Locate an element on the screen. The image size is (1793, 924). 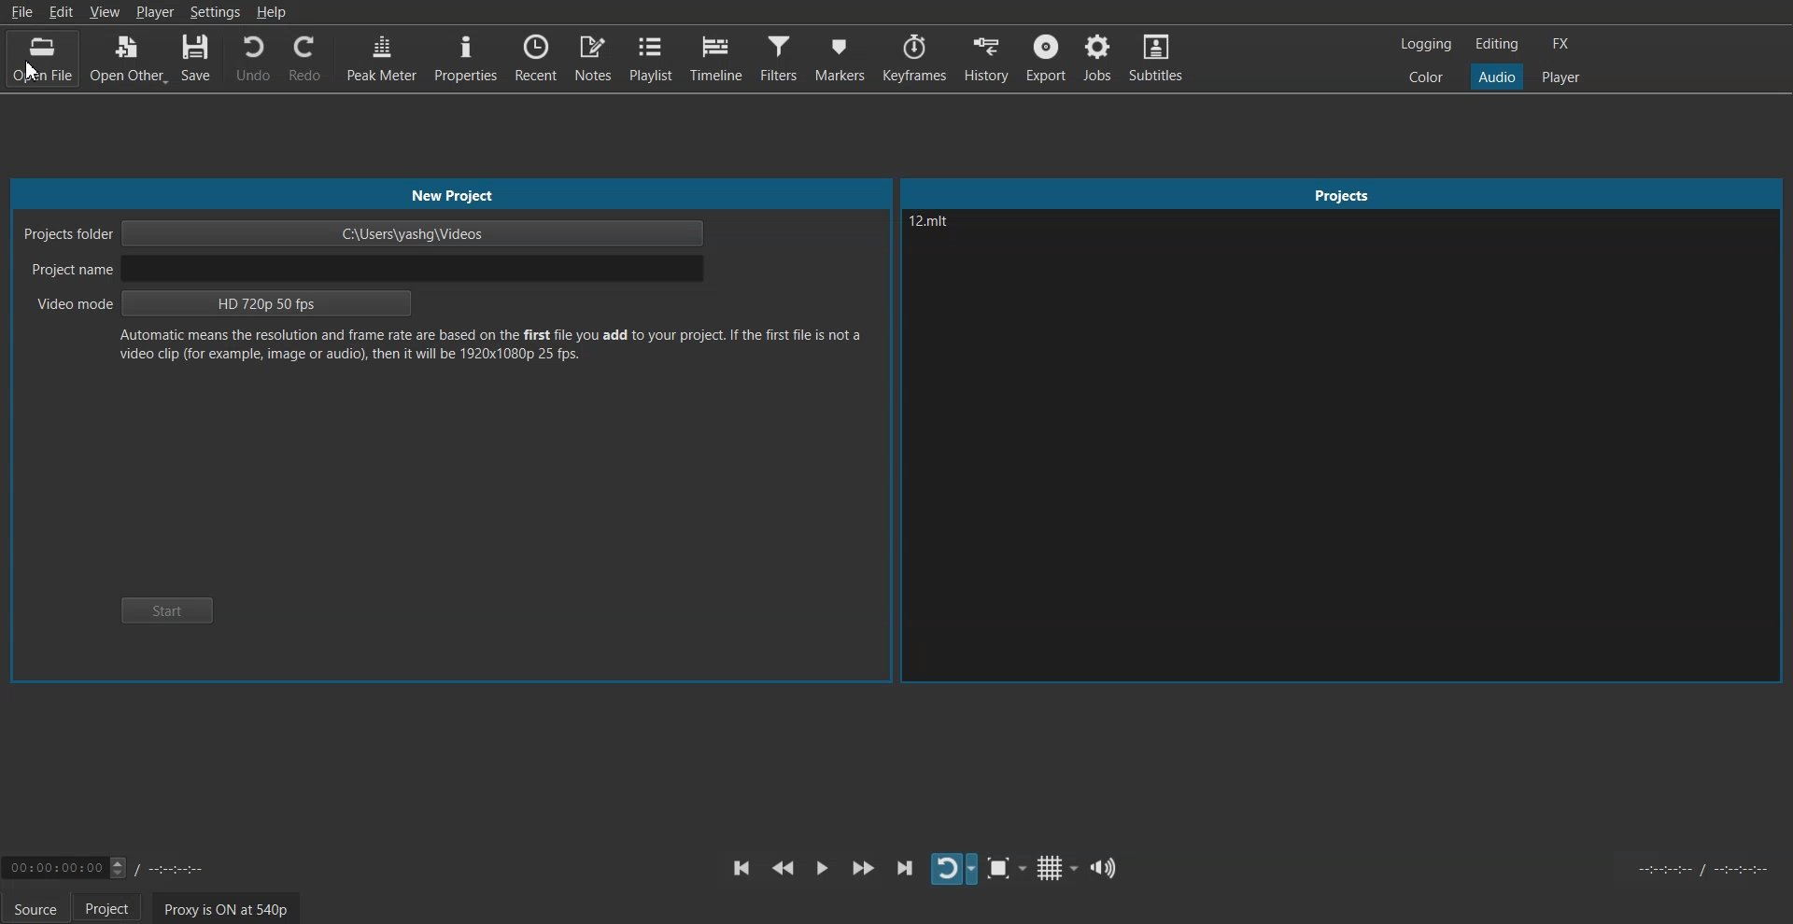
Filters is located at coordinates (779, 58).